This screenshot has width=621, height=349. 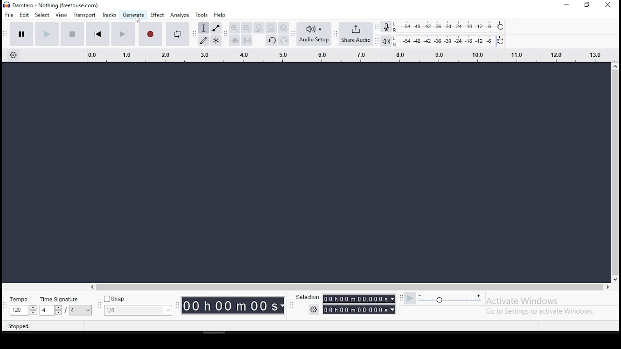 I want to click on trim audio outside selection, so click(x=234, y=40).